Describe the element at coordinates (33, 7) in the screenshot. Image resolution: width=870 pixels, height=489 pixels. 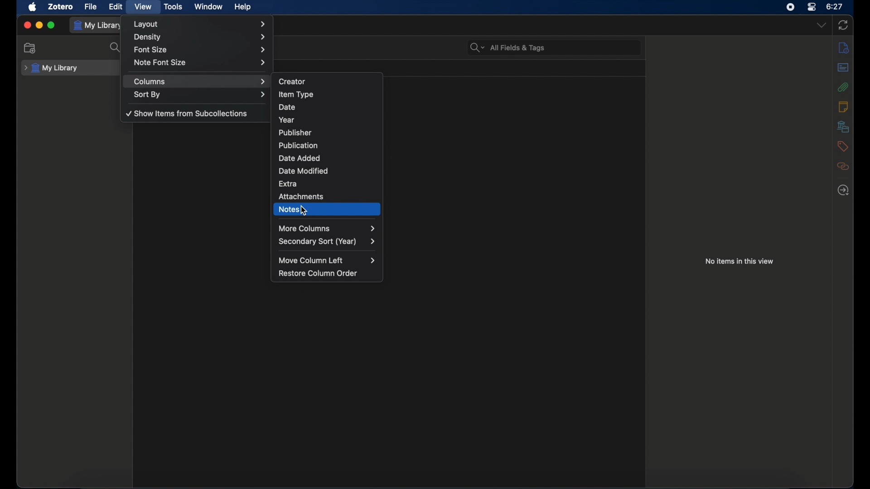
I see `apple icon` at that location.